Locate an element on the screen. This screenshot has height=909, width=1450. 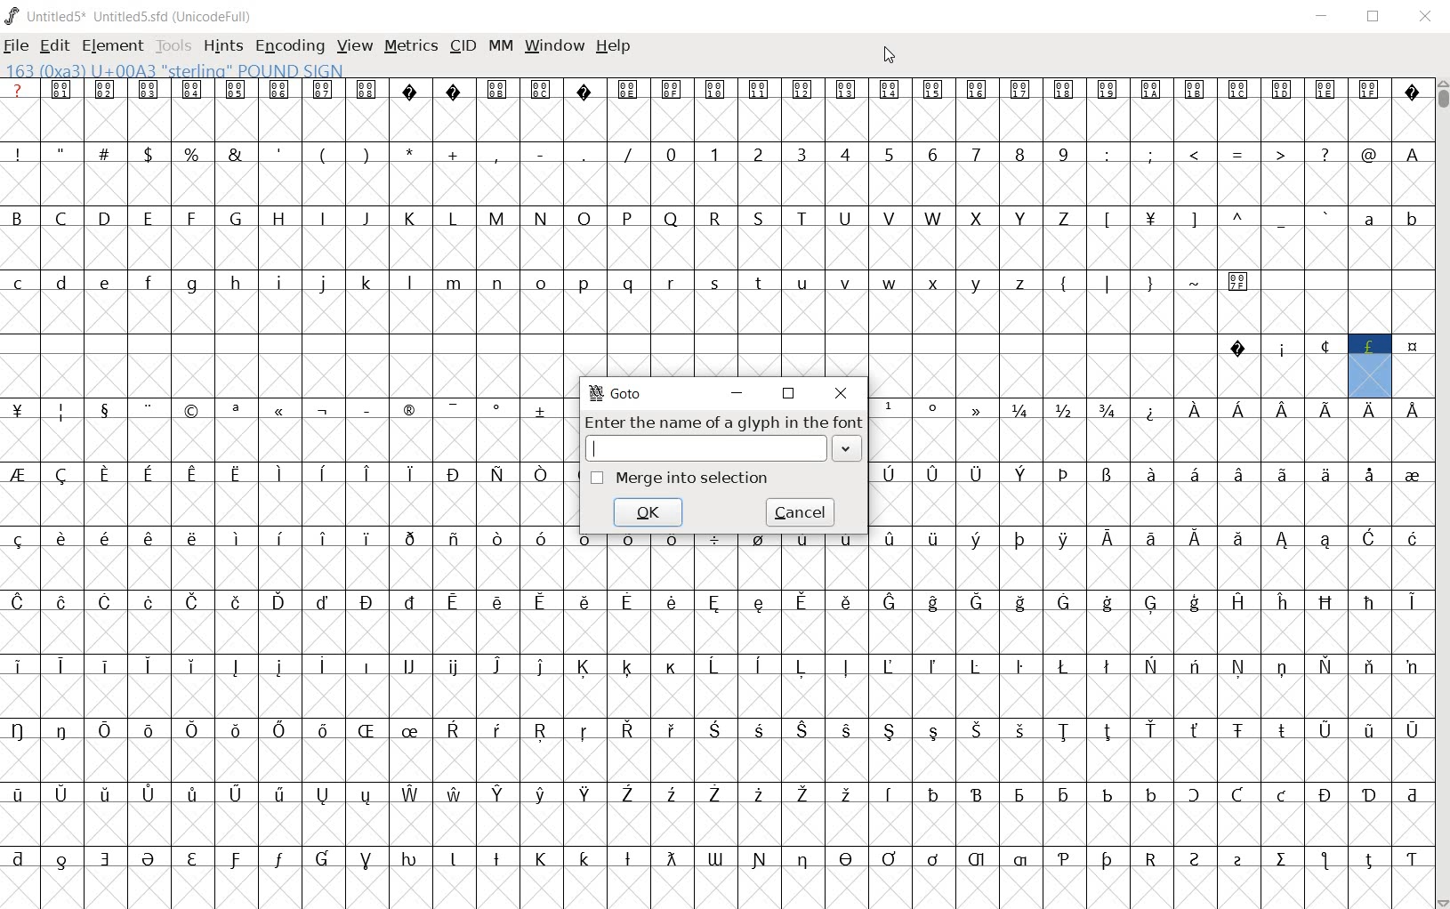
ELEMENT is located at coordinates (114, 45).